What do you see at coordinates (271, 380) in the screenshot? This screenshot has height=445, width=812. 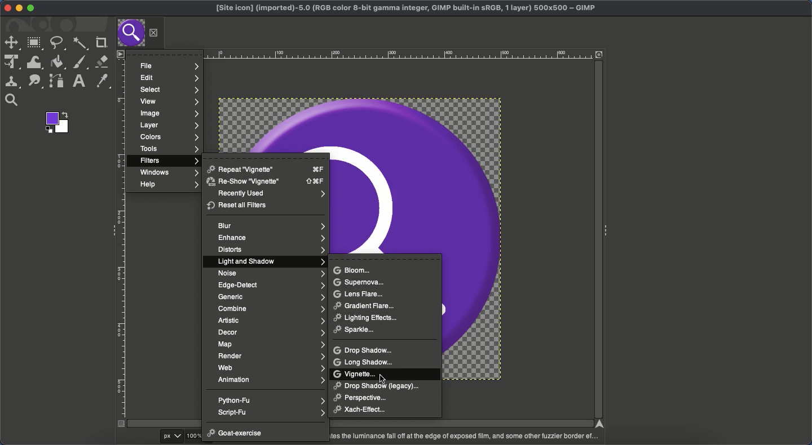 I see `Animation` at bounding box center [271, 380].